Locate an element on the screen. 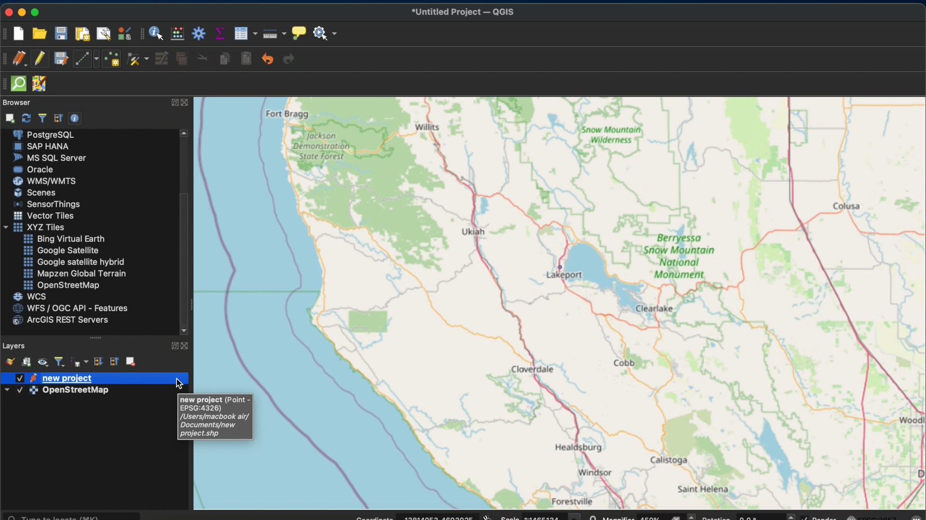 This screenshot has width=926, height=520. scroll up arrow is located at coordinates (186, 132).